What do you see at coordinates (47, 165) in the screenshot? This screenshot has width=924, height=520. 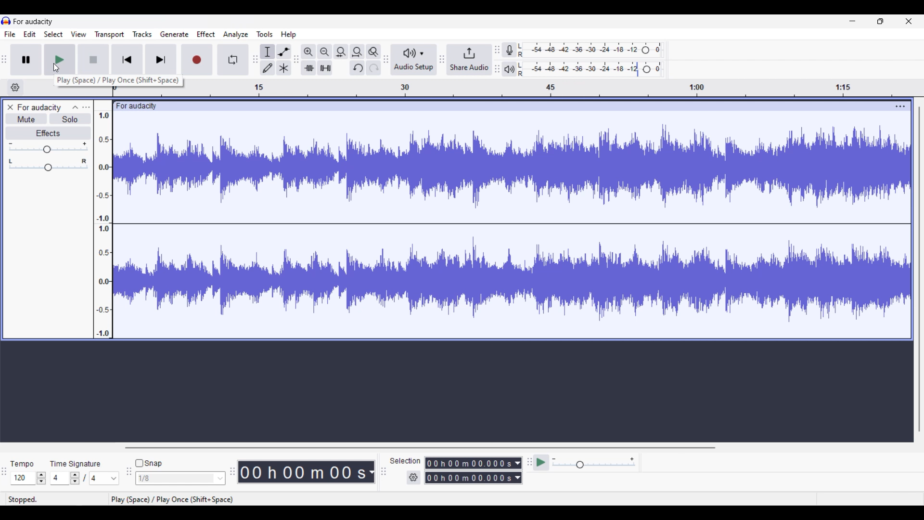 I see `Pan slider` at bounding box center [47, 165].